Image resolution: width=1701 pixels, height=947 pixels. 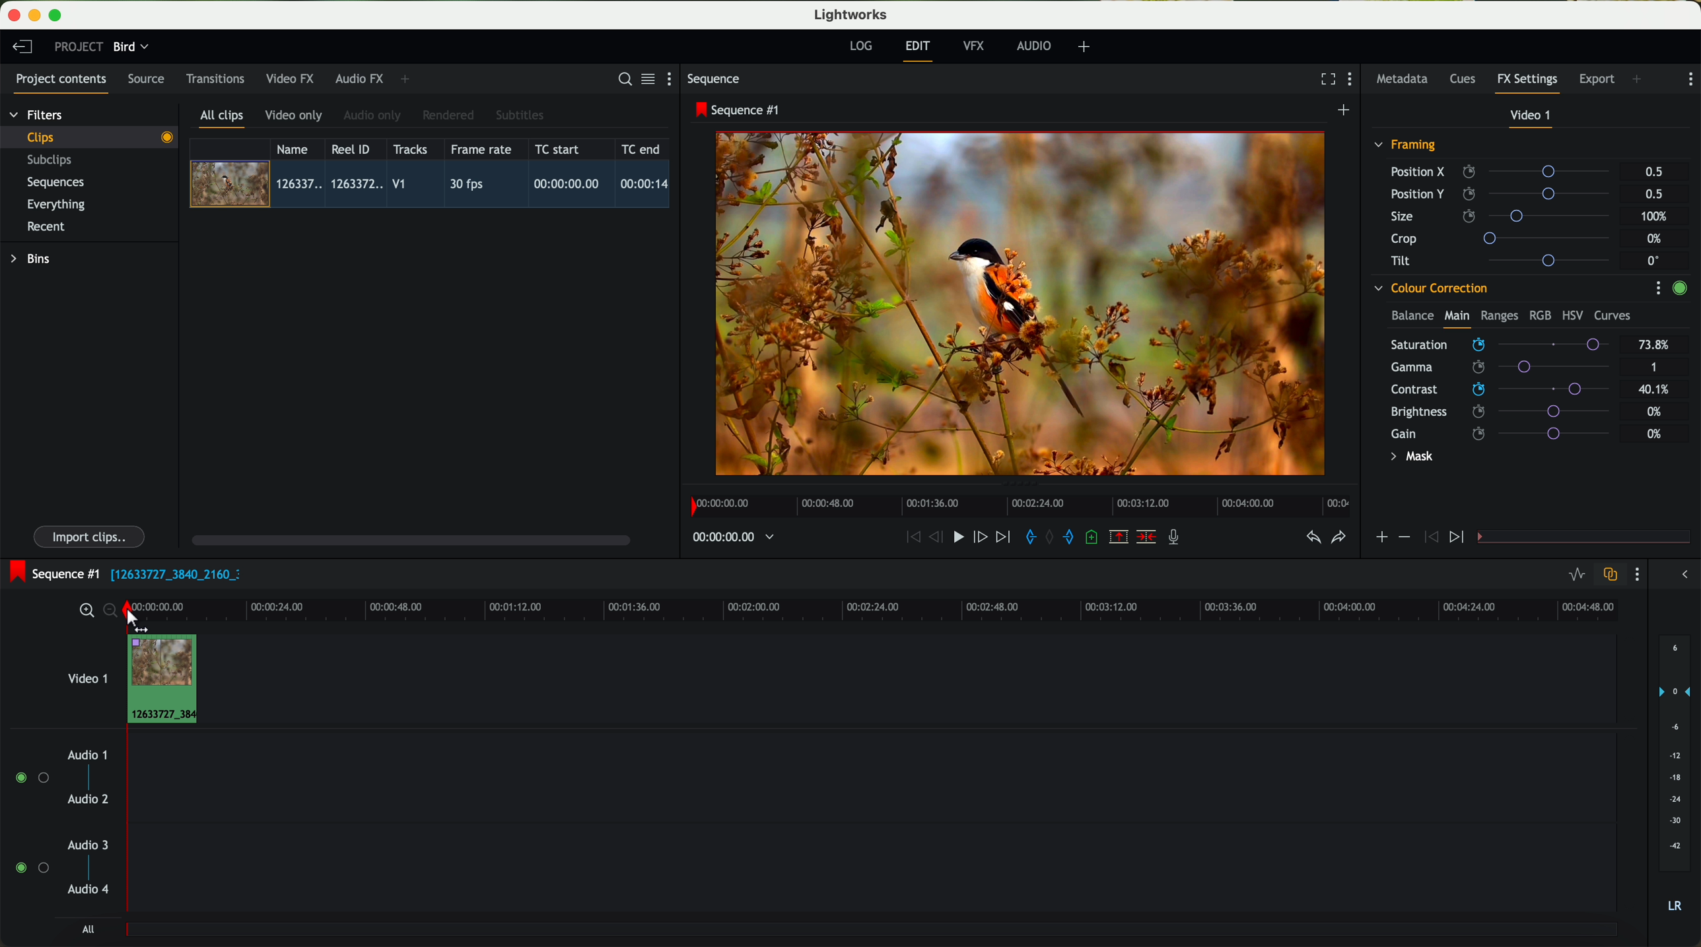 I want to click on 0%, so click(x=1655, y=434).